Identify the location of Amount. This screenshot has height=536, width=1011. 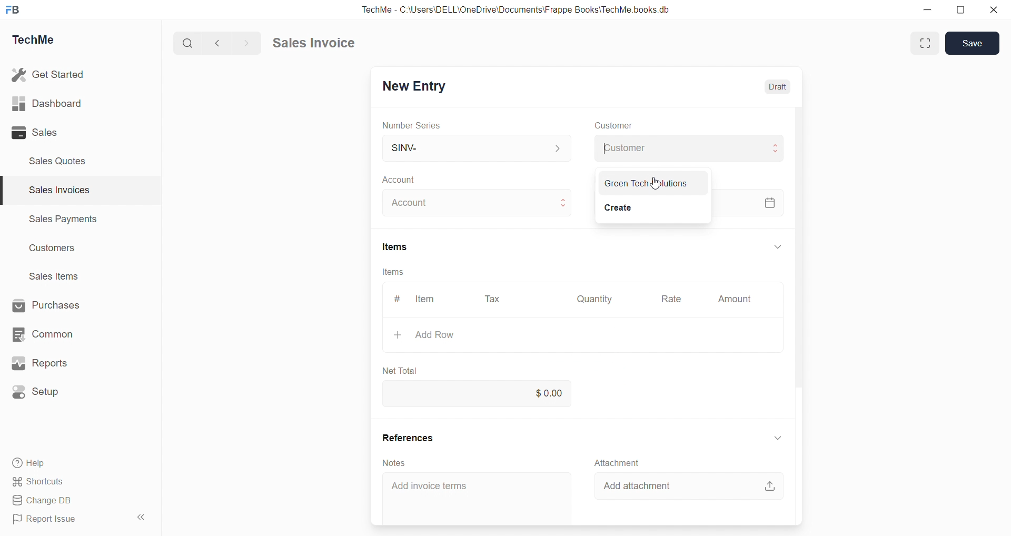
(735, 299).